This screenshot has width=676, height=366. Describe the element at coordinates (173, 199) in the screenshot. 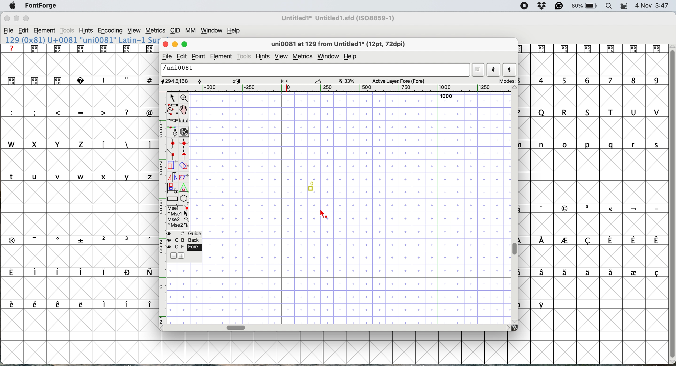

I see `rectangles and ellipses` at that location.